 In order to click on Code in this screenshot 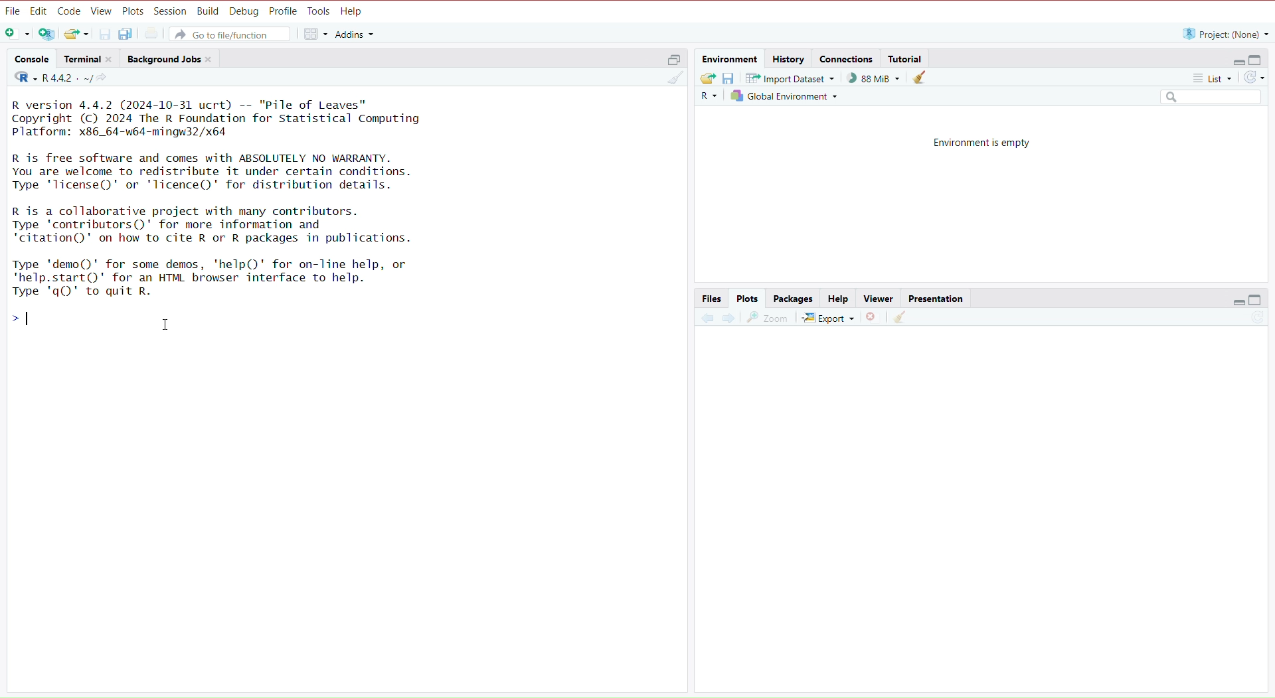, I will do `click(70, 11)`.